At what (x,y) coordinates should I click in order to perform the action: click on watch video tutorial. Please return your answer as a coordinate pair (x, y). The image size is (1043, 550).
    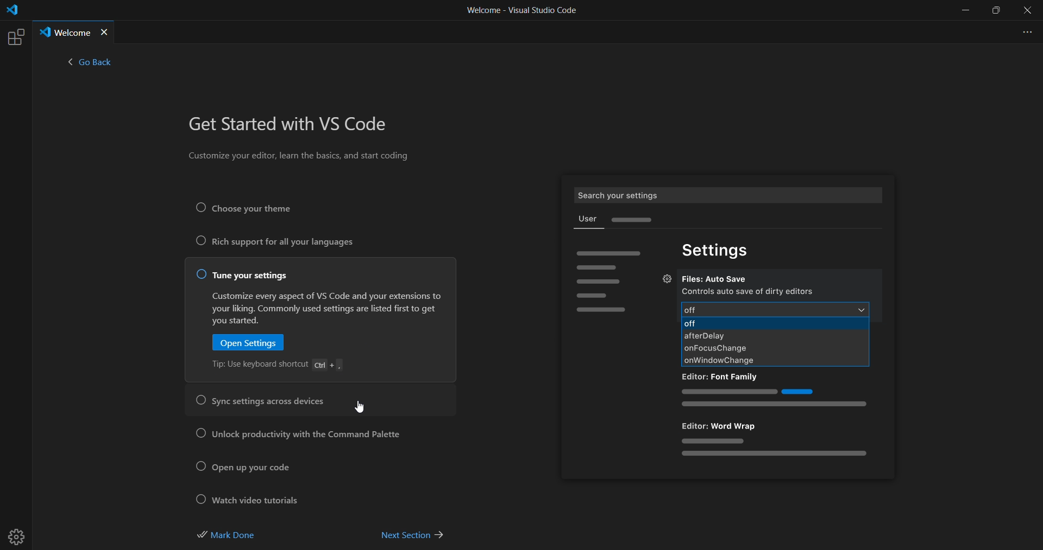
    Looking at the image, I should click on (249, 500).